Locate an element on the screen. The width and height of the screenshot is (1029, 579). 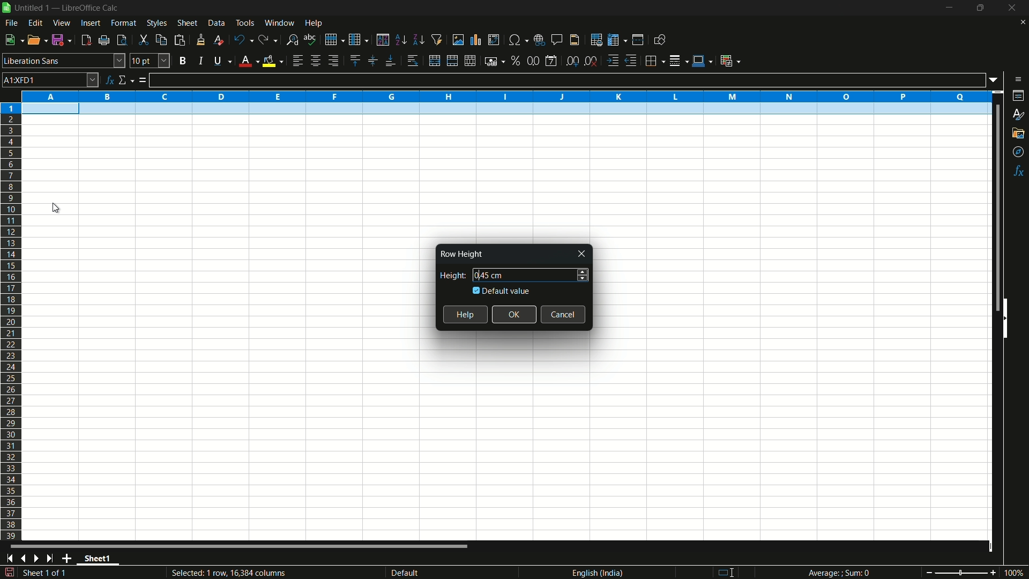
new file is located at coordinates (13, 40).